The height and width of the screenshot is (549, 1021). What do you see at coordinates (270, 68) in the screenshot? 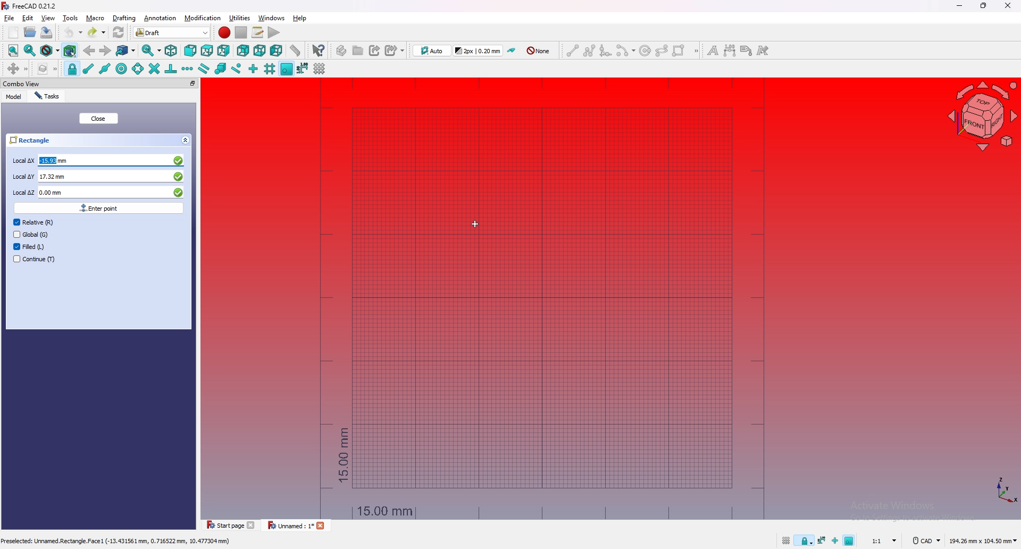
I see `snap grid` at bounding box center [270, 68].